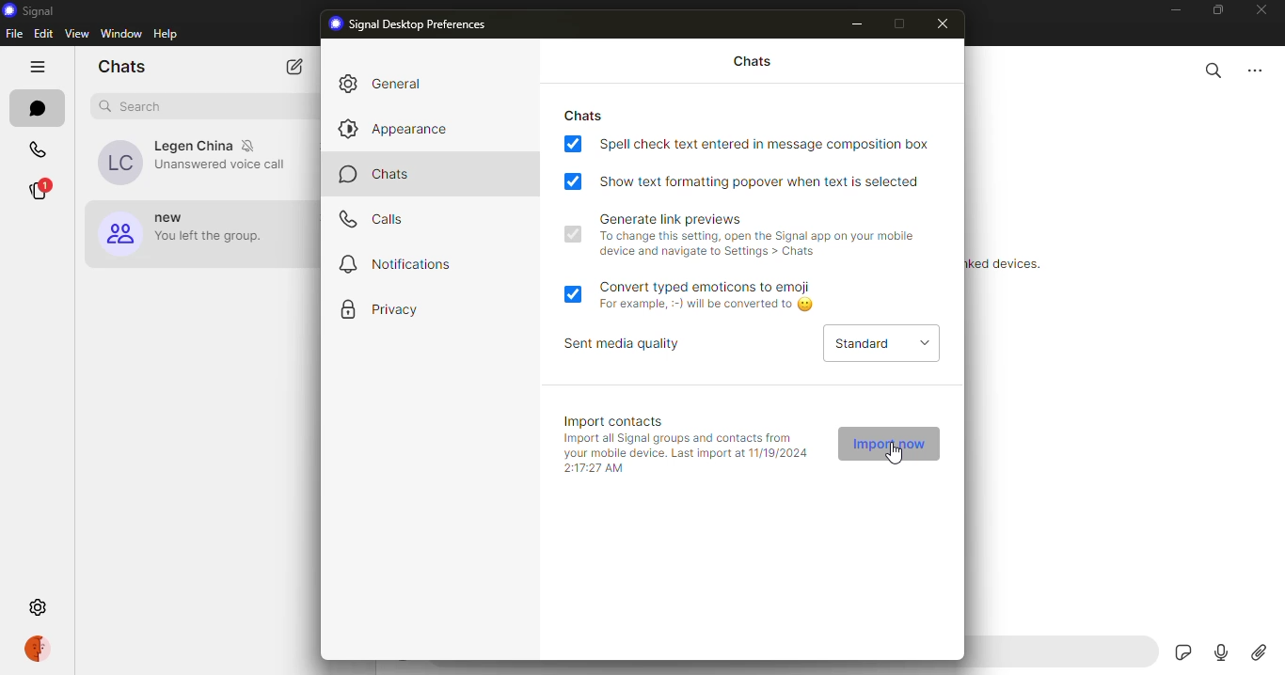 The width and height of the screenshot is (1285, 675). What do you see at coordinates (378, 217) in the screenshot?
I see `calls` at bounding box center [378, 217].